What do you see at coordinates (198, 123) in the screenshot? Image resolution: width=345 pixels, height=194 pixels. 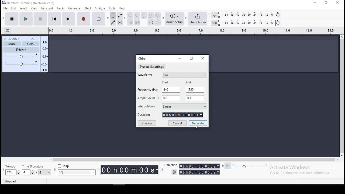 I see `generate` at bounding box center [198, 123].